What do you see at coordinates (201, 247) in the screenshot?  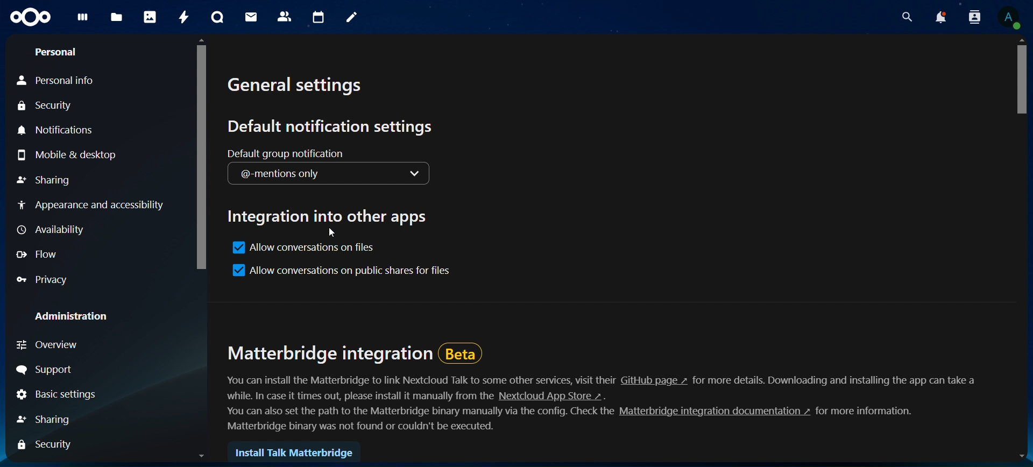 I see `scroll bar` at bounding box center [201, 247].